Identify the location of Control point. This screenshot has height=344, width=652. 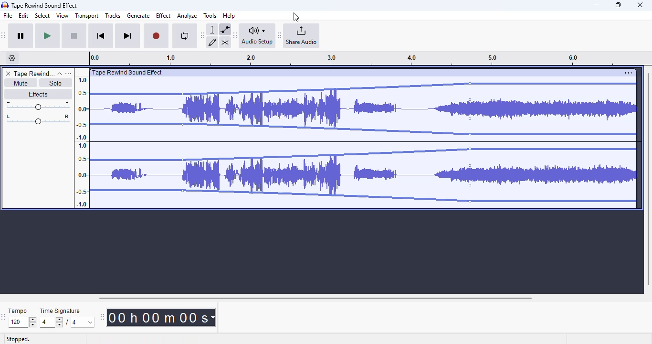
(470, 118).